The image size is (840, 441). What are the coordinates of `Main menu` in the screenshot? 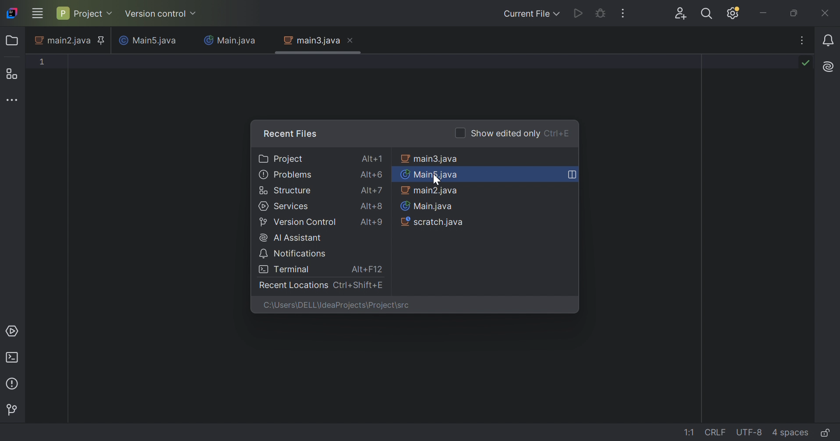 It's located at (38, 14).